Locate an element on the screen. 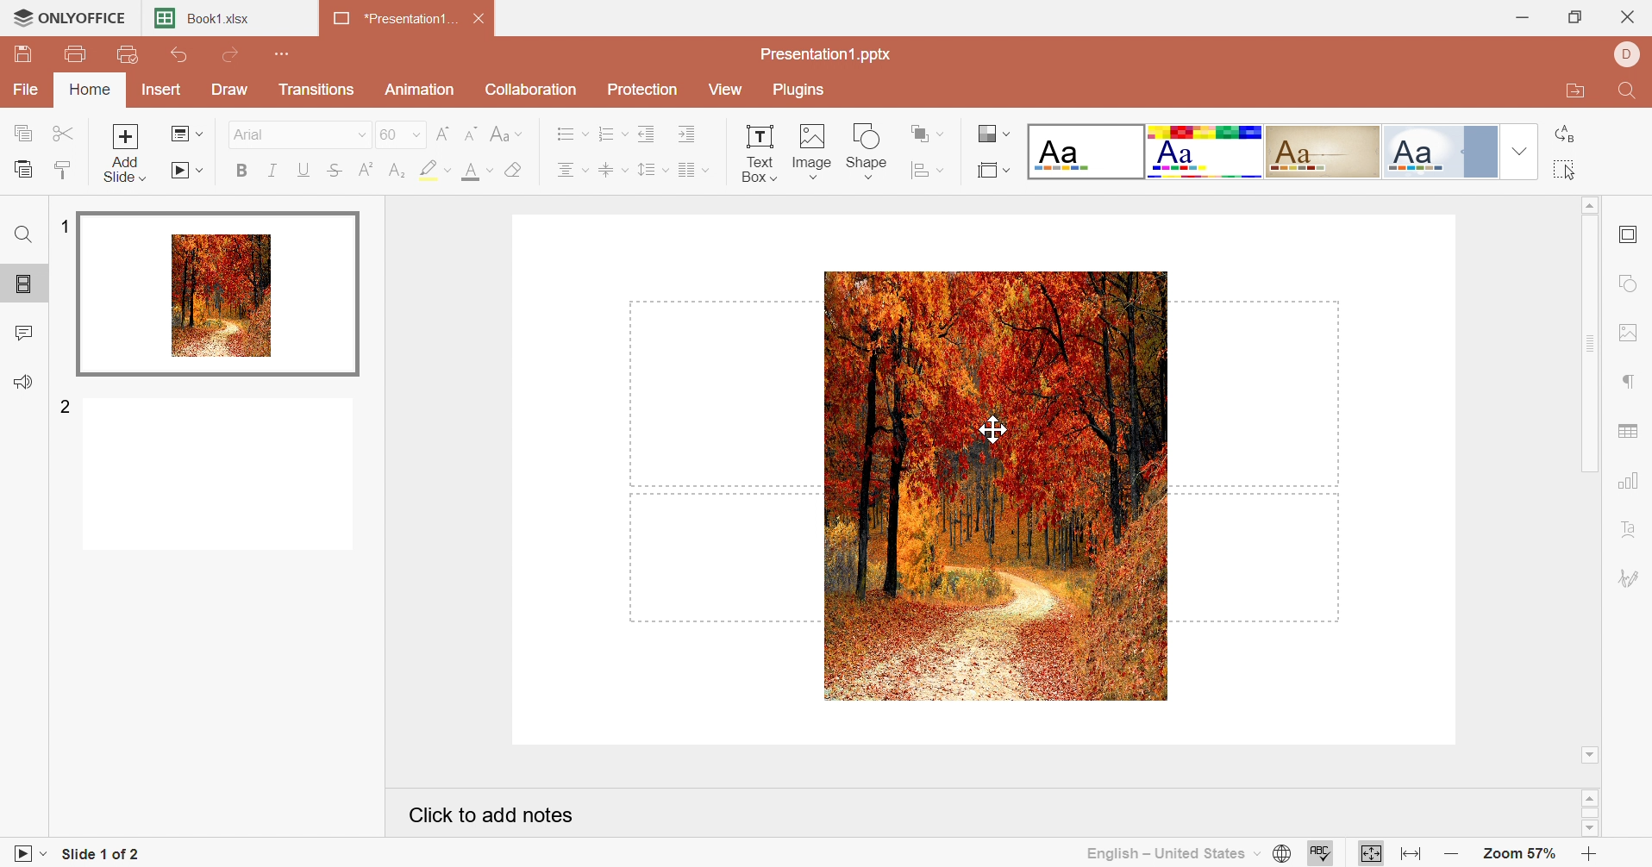  Zoom 57% is located at coordinates (1515, 852).